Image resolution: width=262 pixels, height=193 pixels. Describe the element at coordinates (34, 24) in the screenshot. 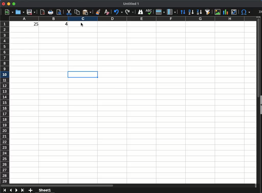

I see `25` at that location.